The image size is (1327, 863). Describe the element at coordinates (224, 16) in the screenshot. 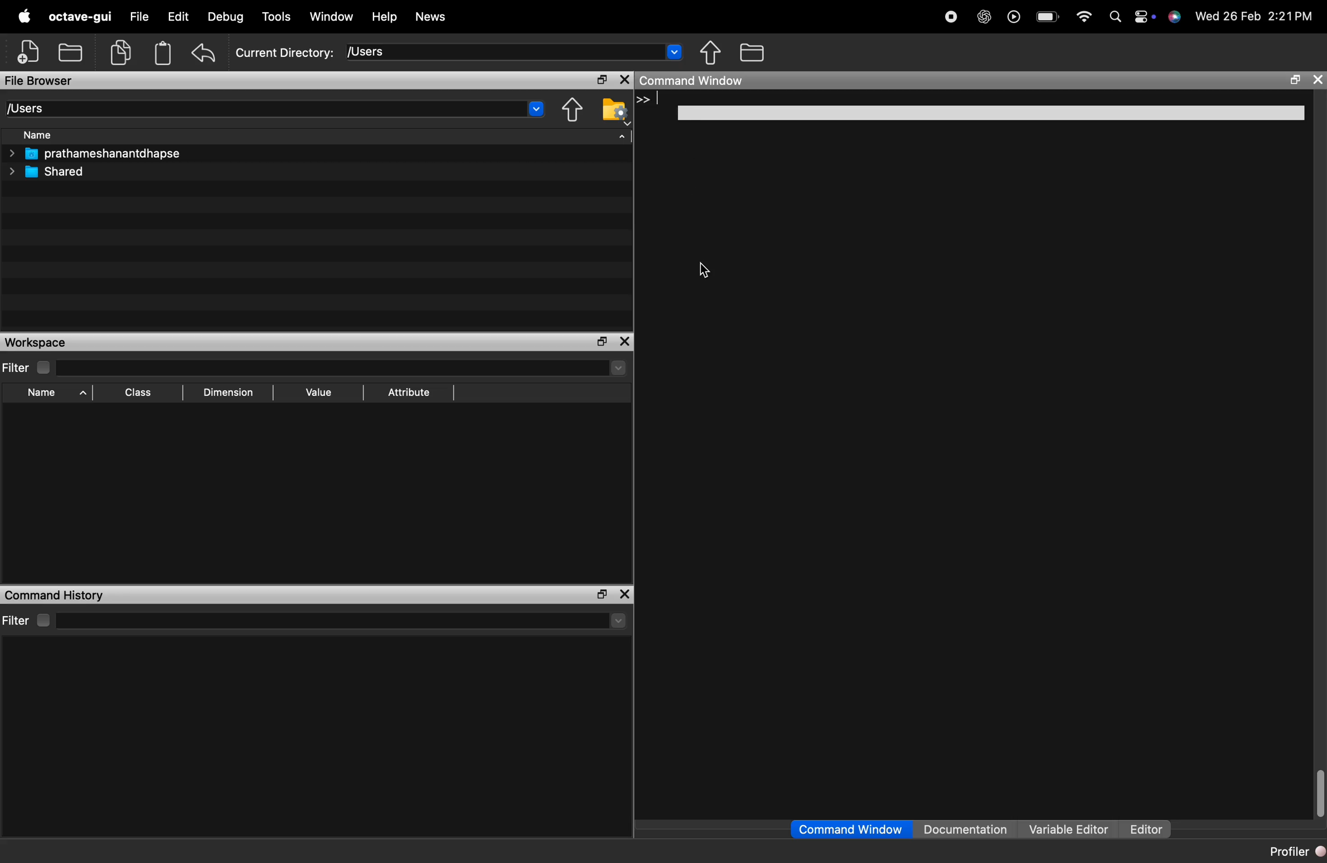

I see `Debug` at that location.